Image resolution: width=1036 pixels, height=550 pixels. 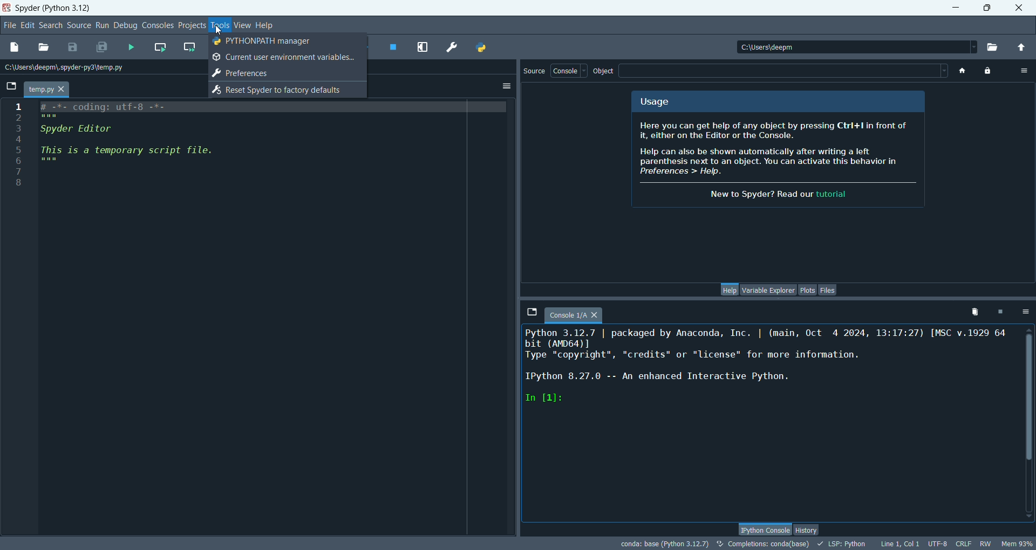 I want to click on plots, so click(x=808, y=291).